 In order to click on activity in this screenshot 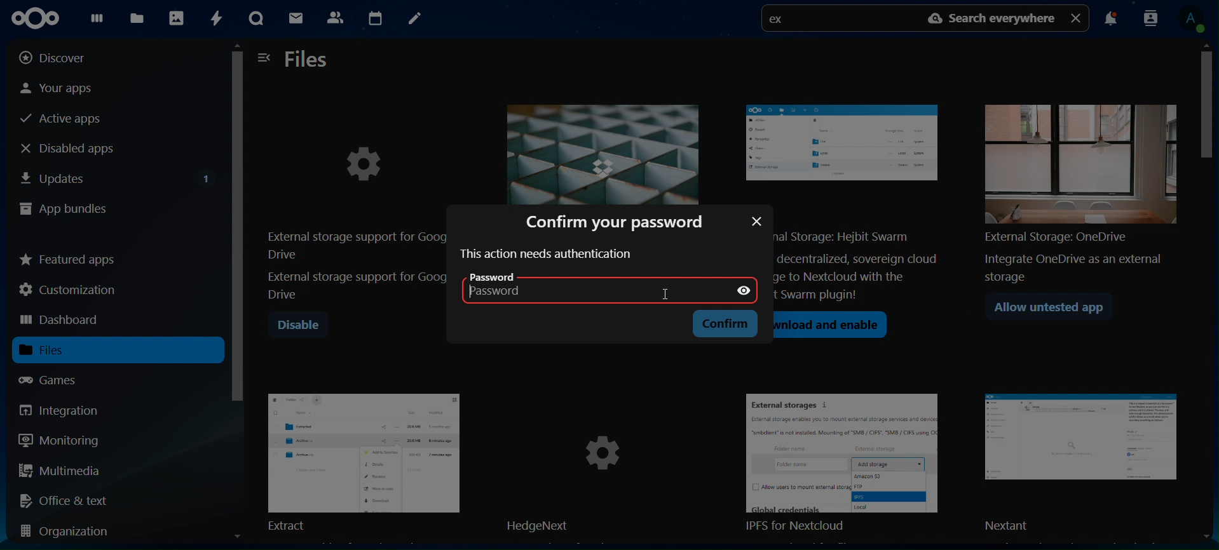, I will do `click(214, 18)`.